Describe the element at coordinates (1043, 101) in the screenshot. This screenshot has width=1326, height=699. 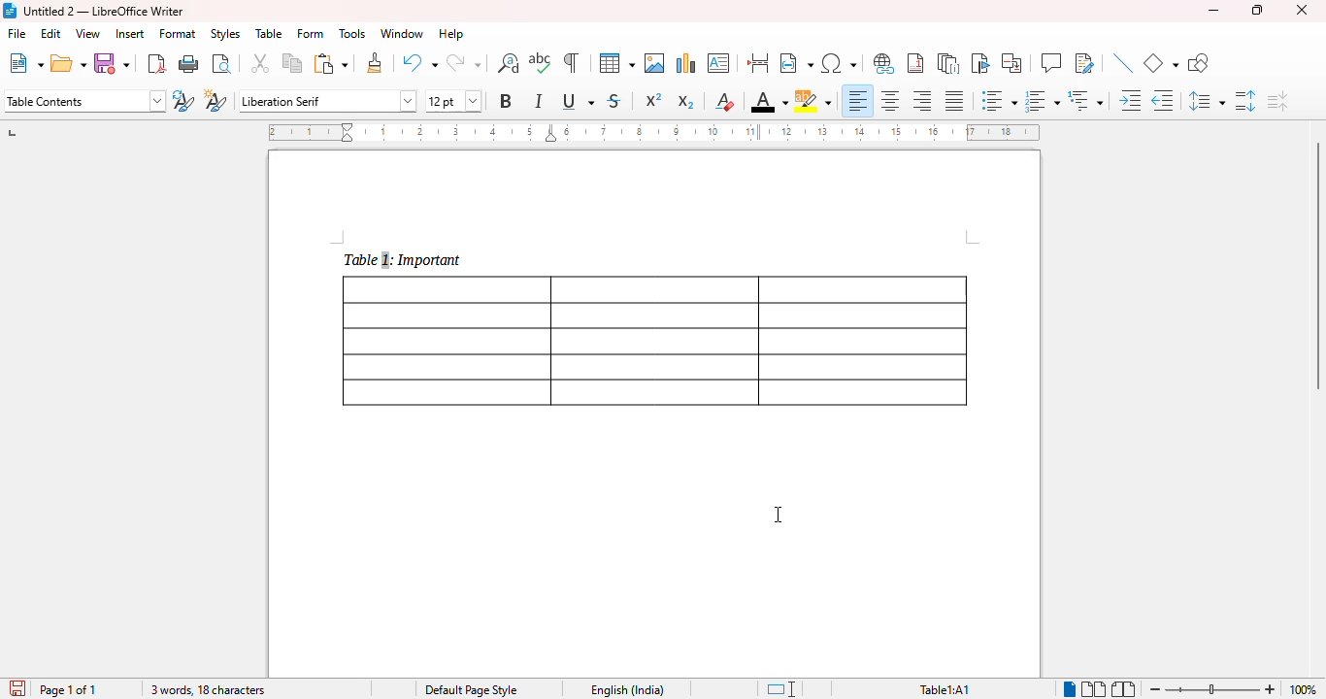
I see `toggle ordered list` at that location.